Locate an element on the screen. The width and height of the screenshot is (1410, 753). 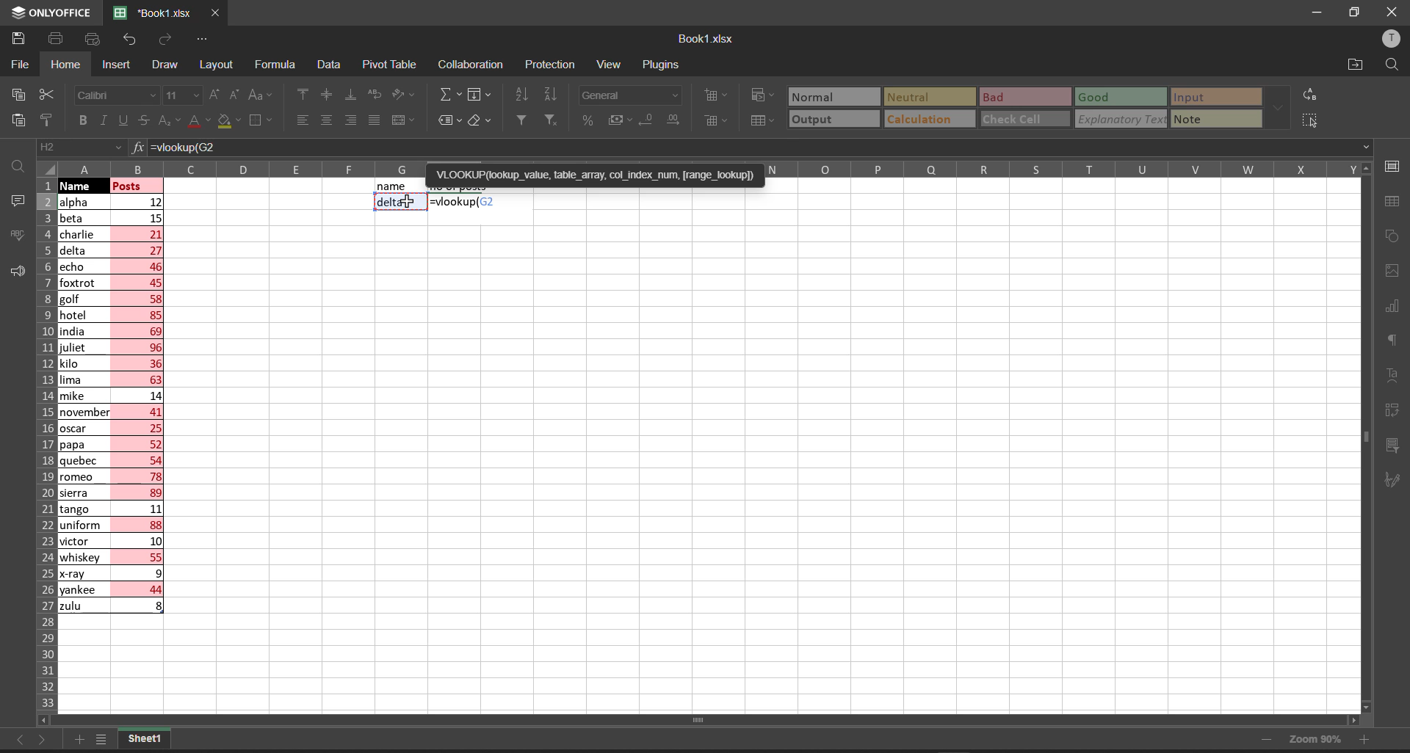
row names is located at coordinates (43, 447).